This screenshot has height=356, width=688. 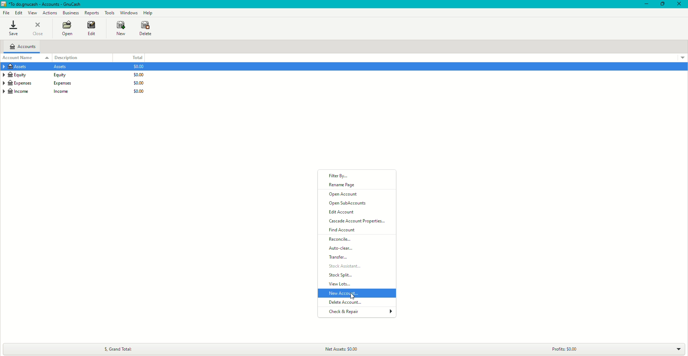 What do you see at coordinates (50, 13) in the screenshot?
I see `Actions` at bounding box center [50, 13].